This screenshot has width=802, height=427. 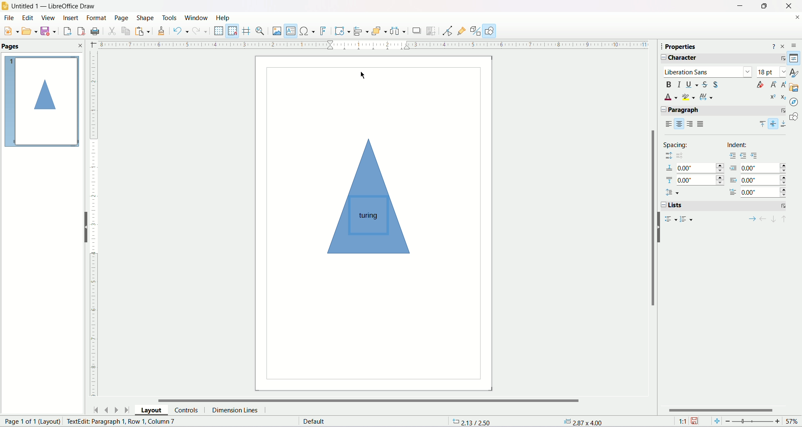 I want to click on Help, so click(x=226, y=18).